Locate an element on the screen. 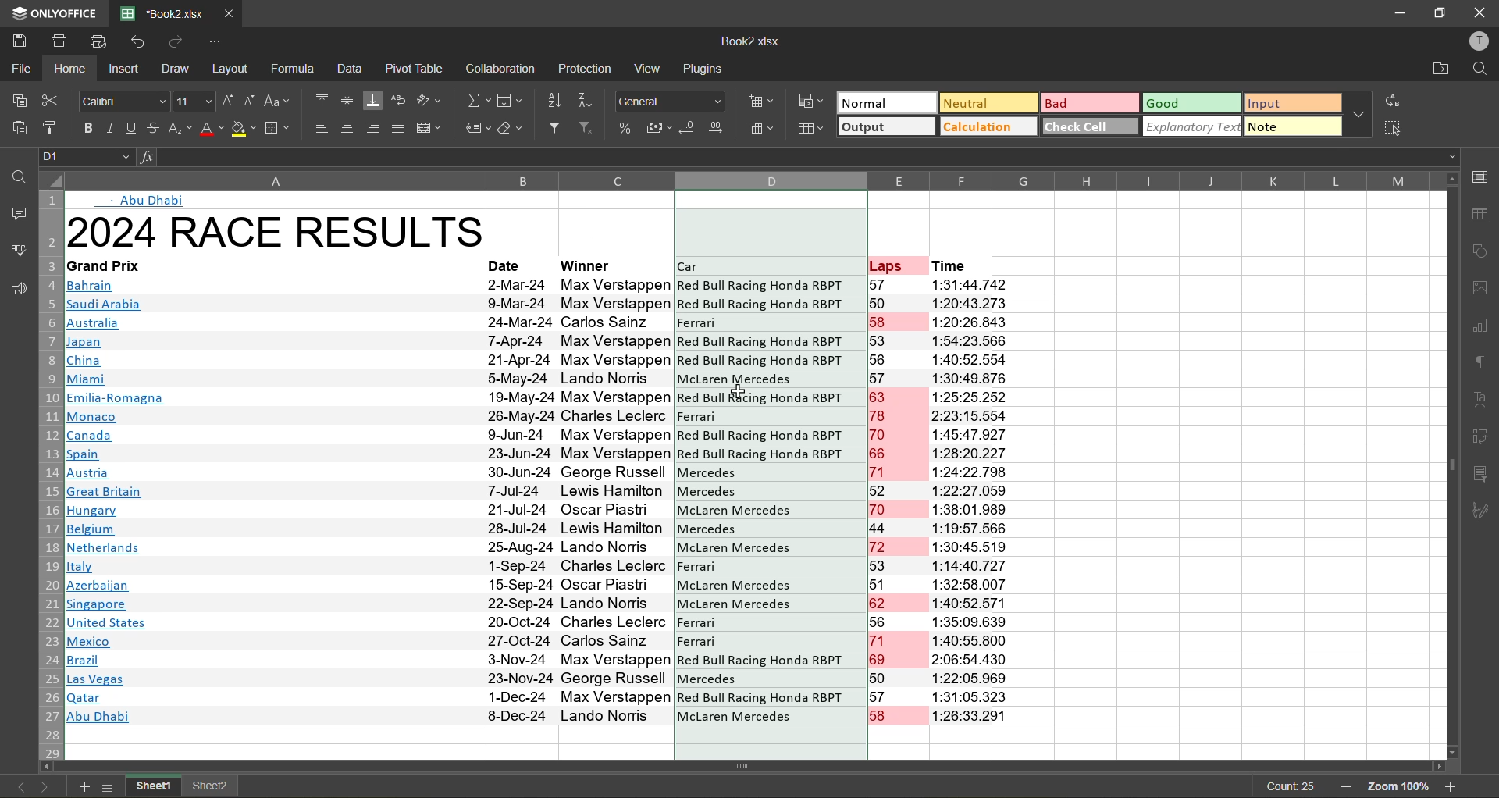 Image resolution: width=1499 pixels, height=798 pixels. note is located at coordinates (1293, 126).